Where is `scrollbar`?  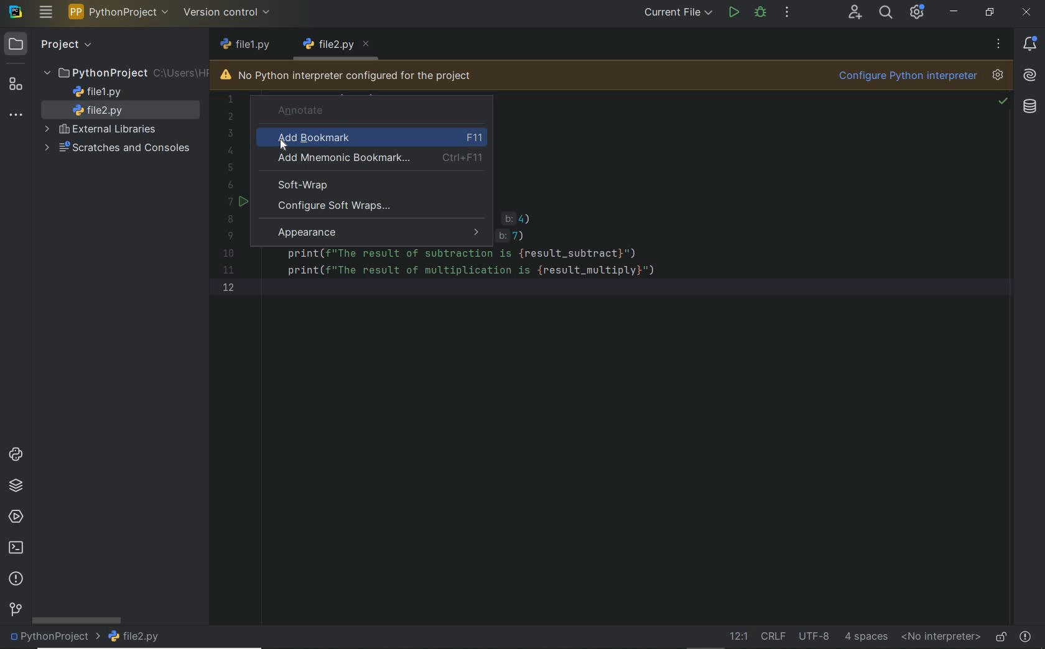 scrollbar is located at coordinates (76, 620).